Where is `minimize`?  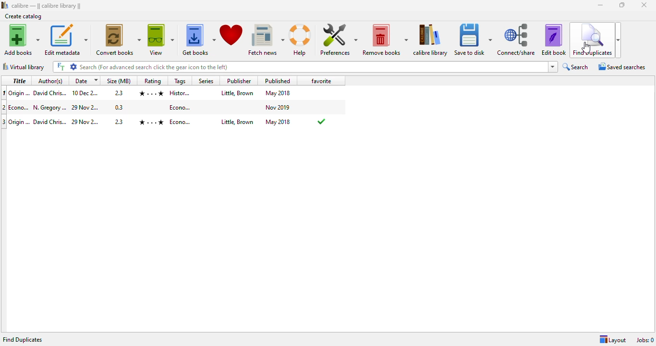 minimize is located at coordinates (601, 5).